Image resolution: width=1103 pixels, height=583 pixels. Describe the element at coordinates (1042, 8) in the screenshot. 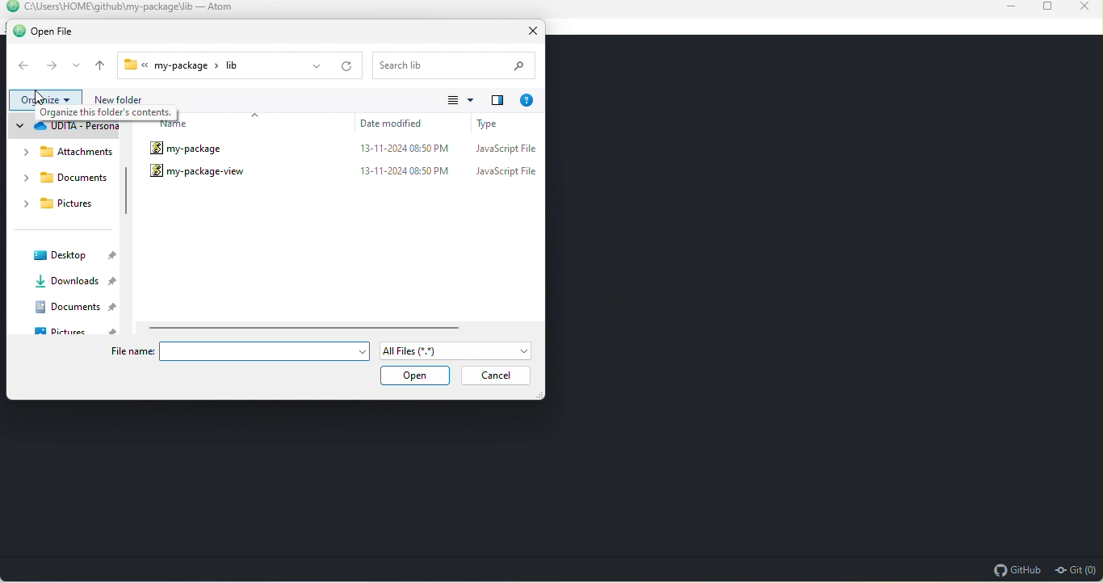

I see `maximize` at that location.